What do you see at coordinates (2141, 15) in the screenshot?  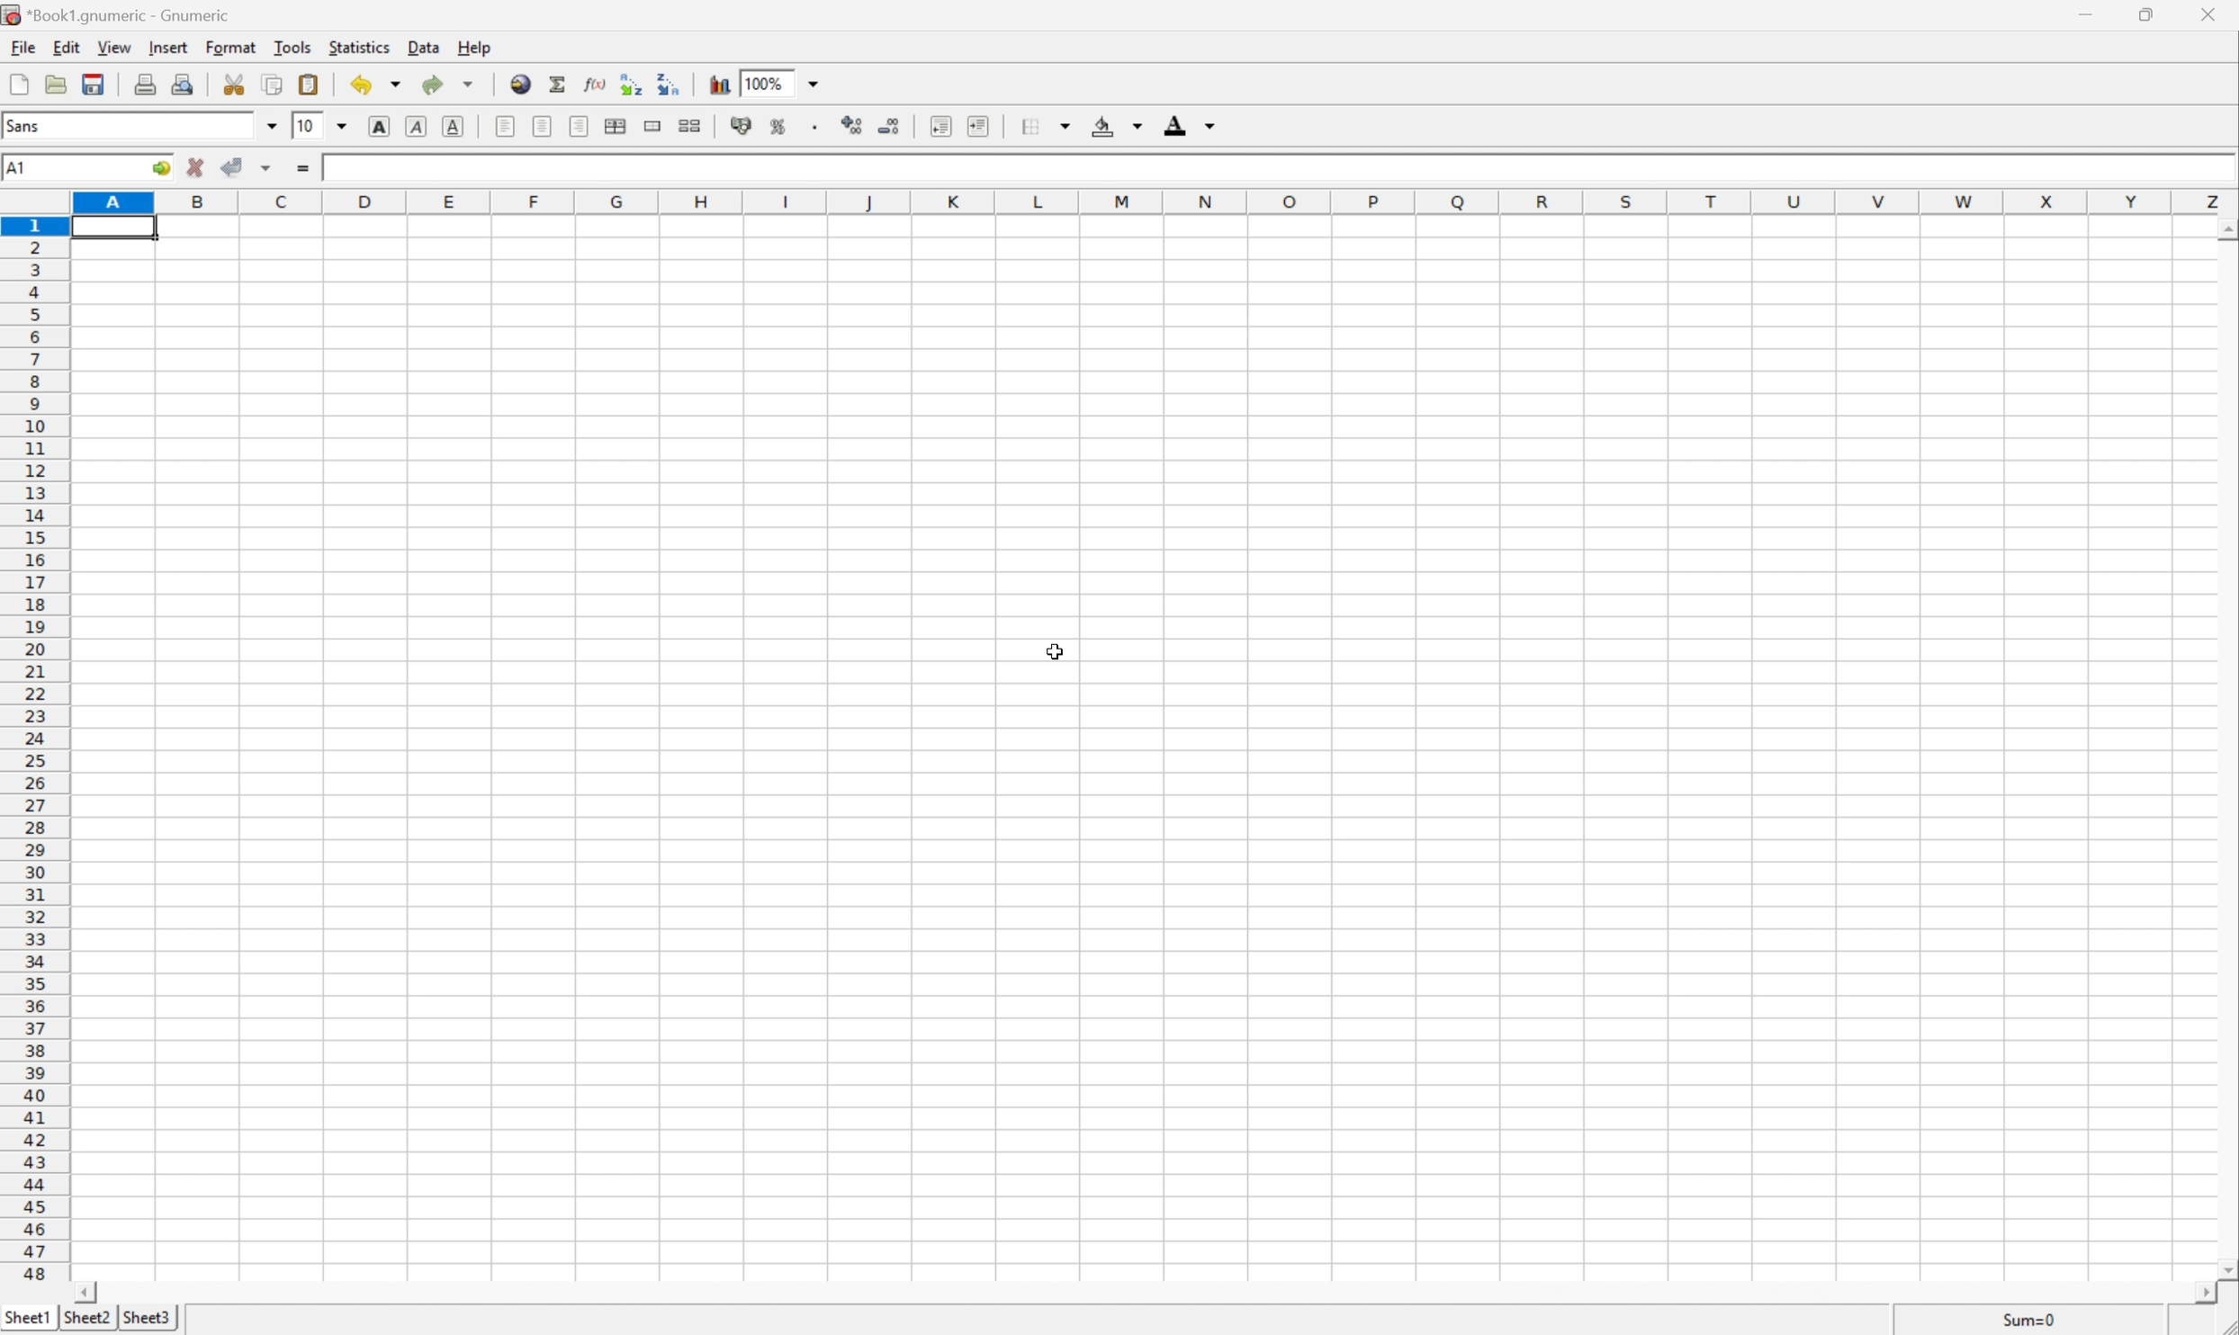 I see `Restore Down` at bounding box center [2141, 15].